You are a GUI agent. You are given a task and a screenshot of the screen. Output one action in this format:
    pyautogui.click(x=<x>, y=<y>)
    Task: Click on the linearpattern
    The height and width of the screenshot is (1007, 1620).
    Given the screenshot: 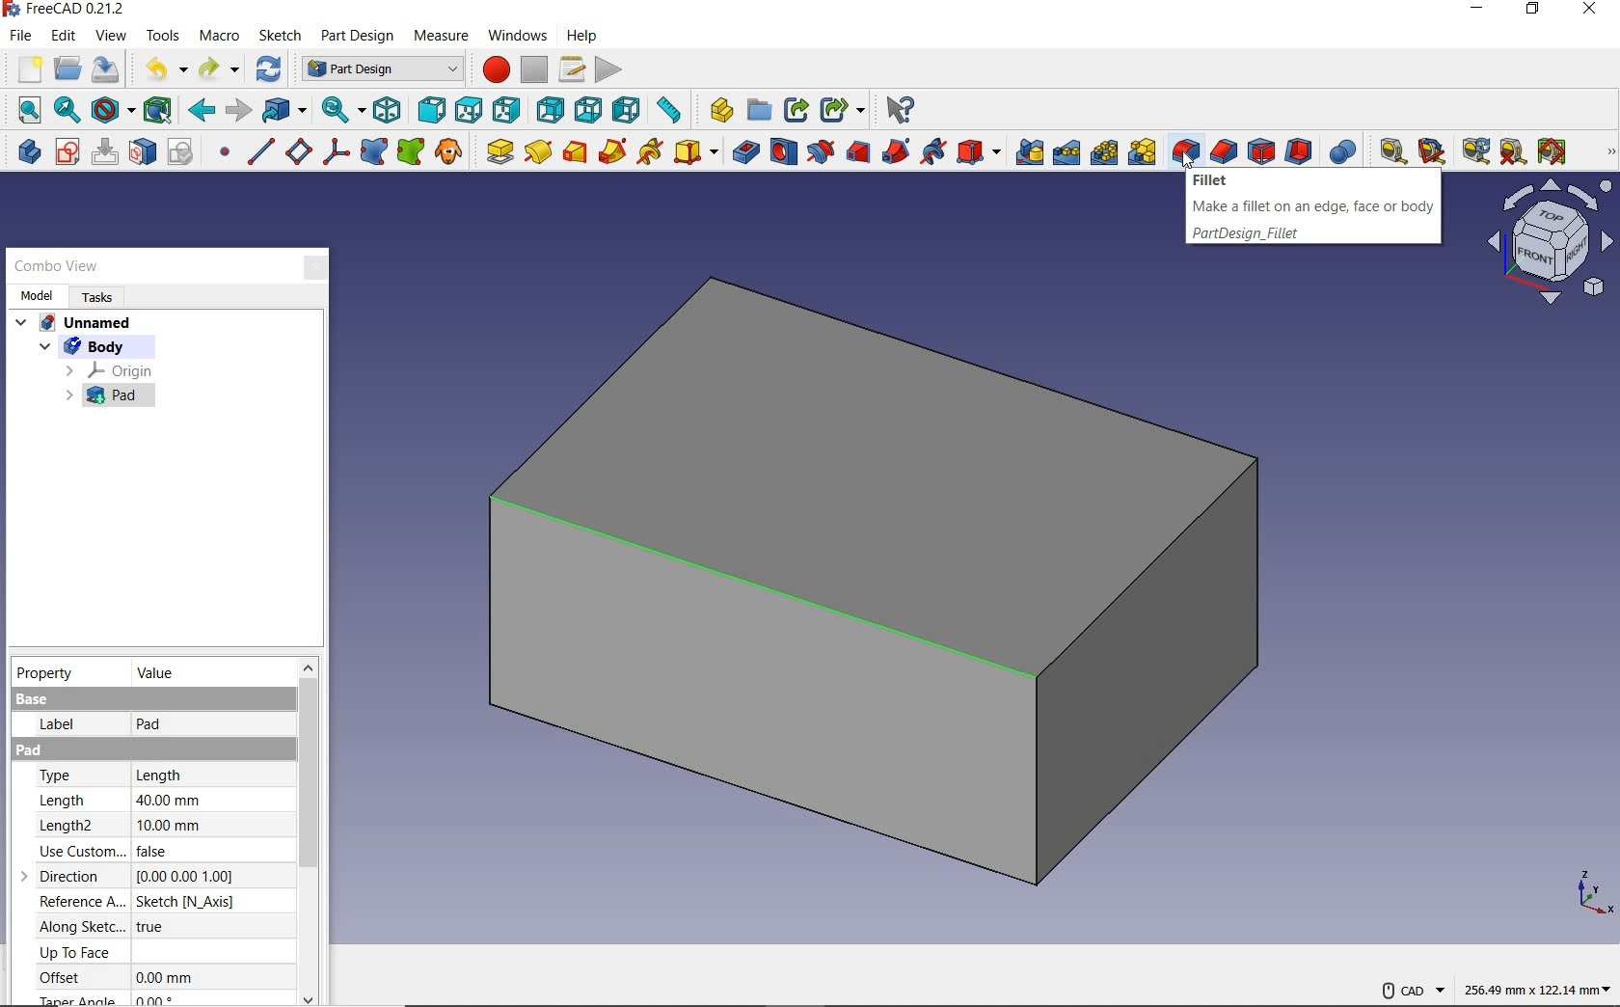 What is the action you would take?
    pyautogui.click(x=1065, y=151)
    